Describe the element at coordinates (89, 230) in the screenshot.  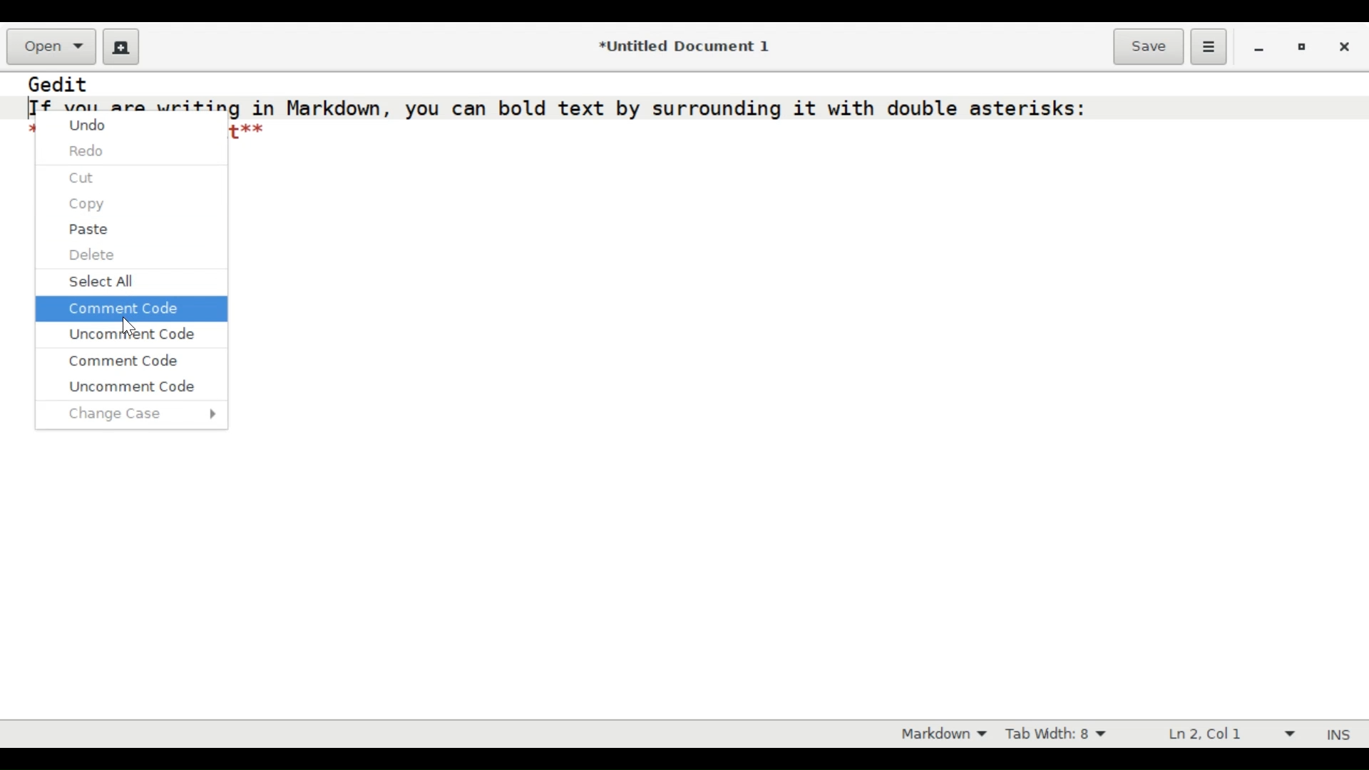
I see `Paste` at that location.